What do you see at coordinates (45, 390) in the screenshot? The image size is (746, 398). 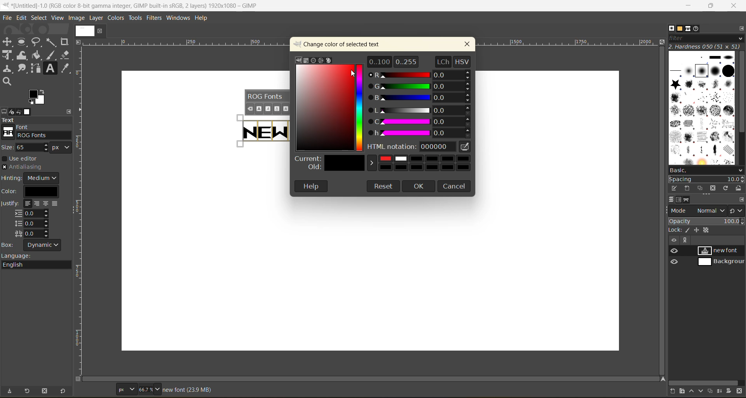 I see `delete tool preset` at bounding box center [45, 390].